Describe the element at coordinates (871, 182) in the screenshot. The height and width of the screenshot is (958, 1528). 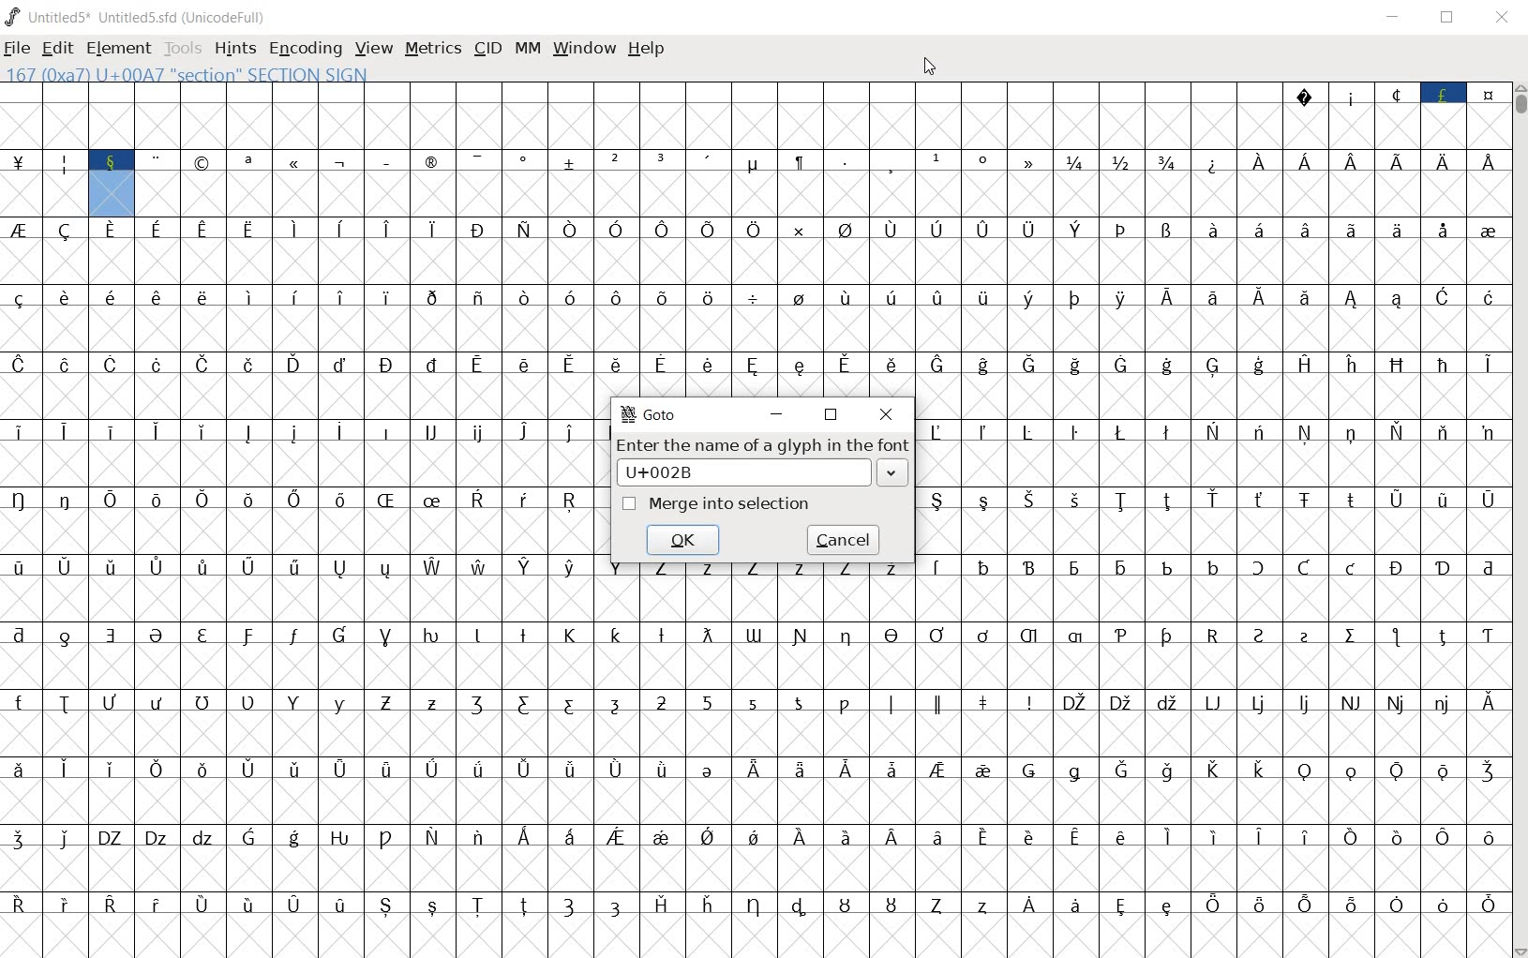
I see `special character` at that location.